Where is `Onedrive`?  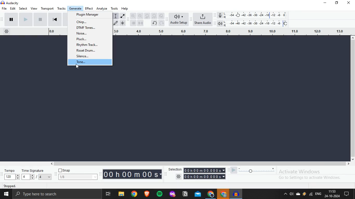 Onedrive is located at coordinates (298, 195).